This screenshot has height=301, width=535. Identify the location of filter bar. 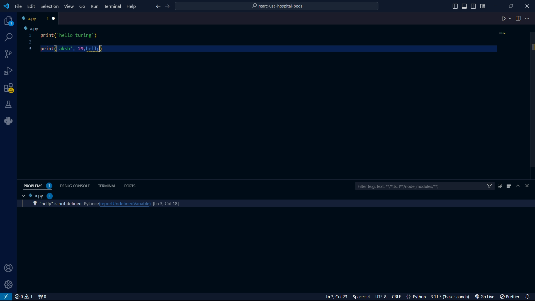
(424, 186).